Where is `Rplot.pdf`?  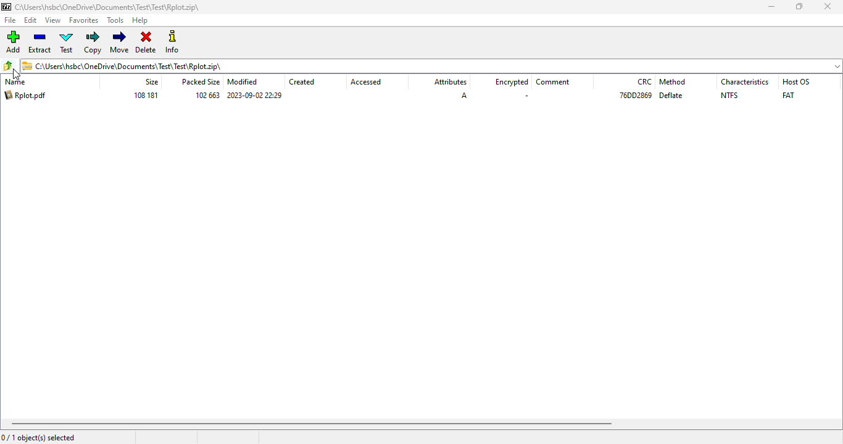
Rplot.pdf is located at coordinates (25, 95).